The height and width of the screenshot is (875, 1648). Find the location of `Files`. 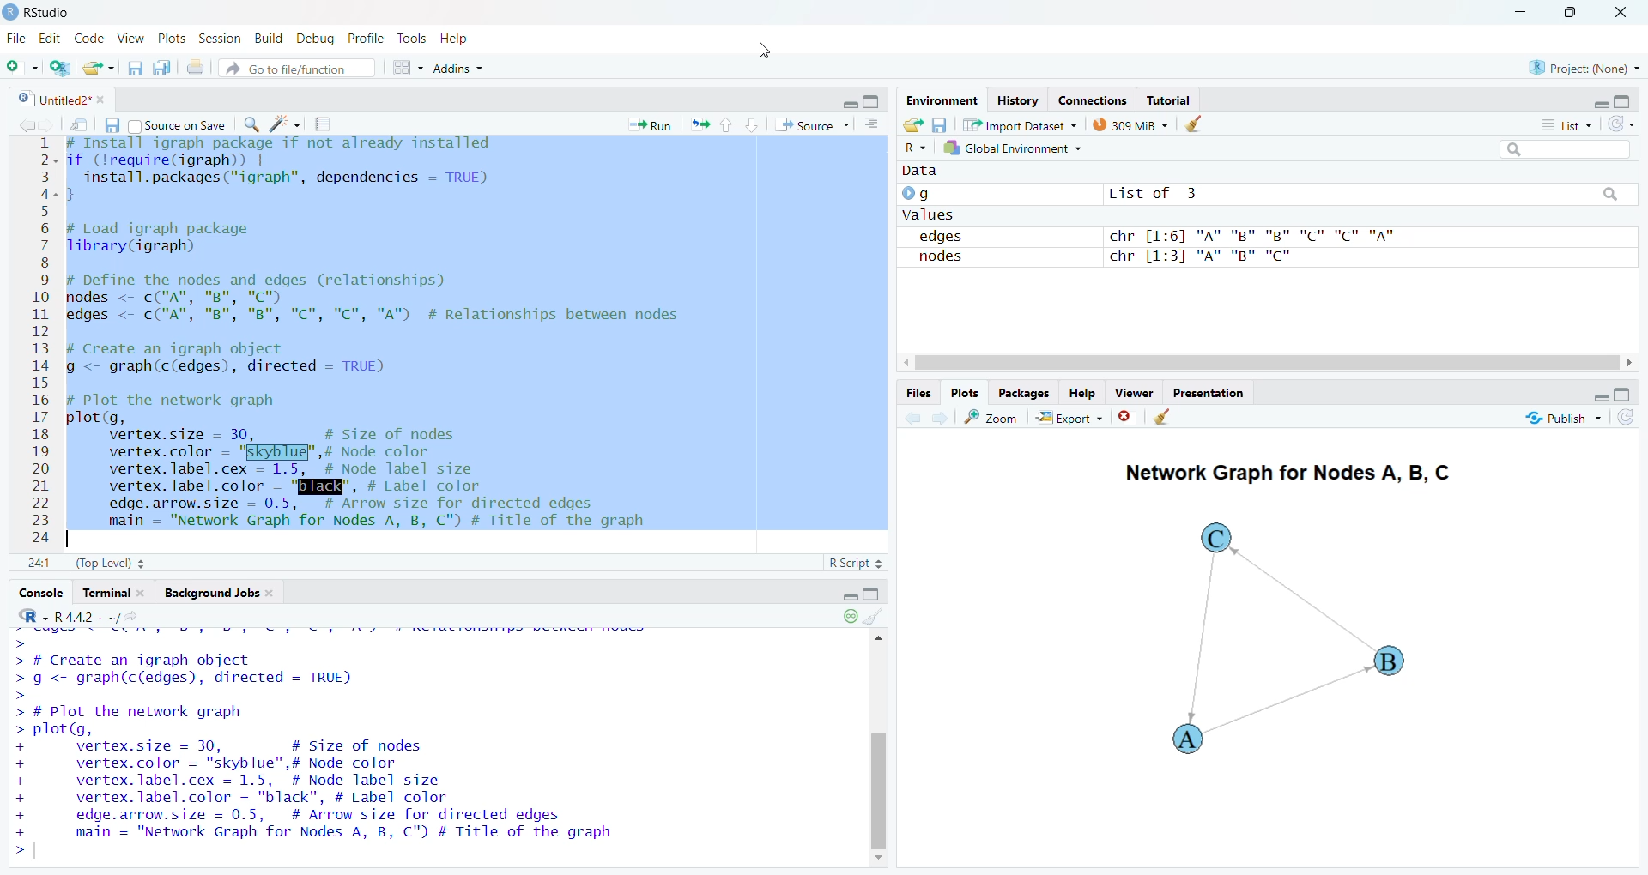

Files is located at coordinates (915, 391).